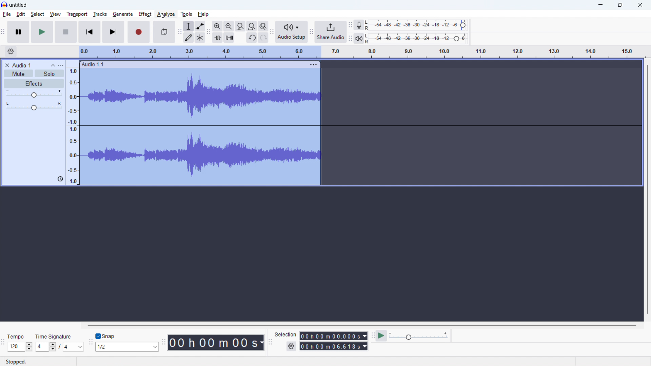 This screenshot has height=366, width=651. What do you see at coordinates (179, 32) in the screenshot?
I see `tools toolbar` at bounding box center [179, 32].